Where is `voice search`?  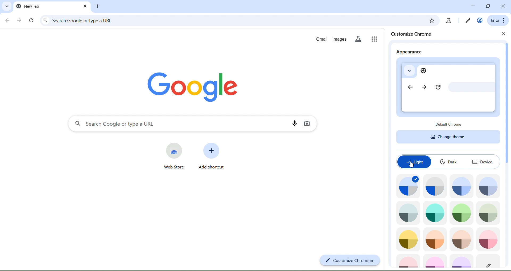 voice search is located at coordinates (296, 123).